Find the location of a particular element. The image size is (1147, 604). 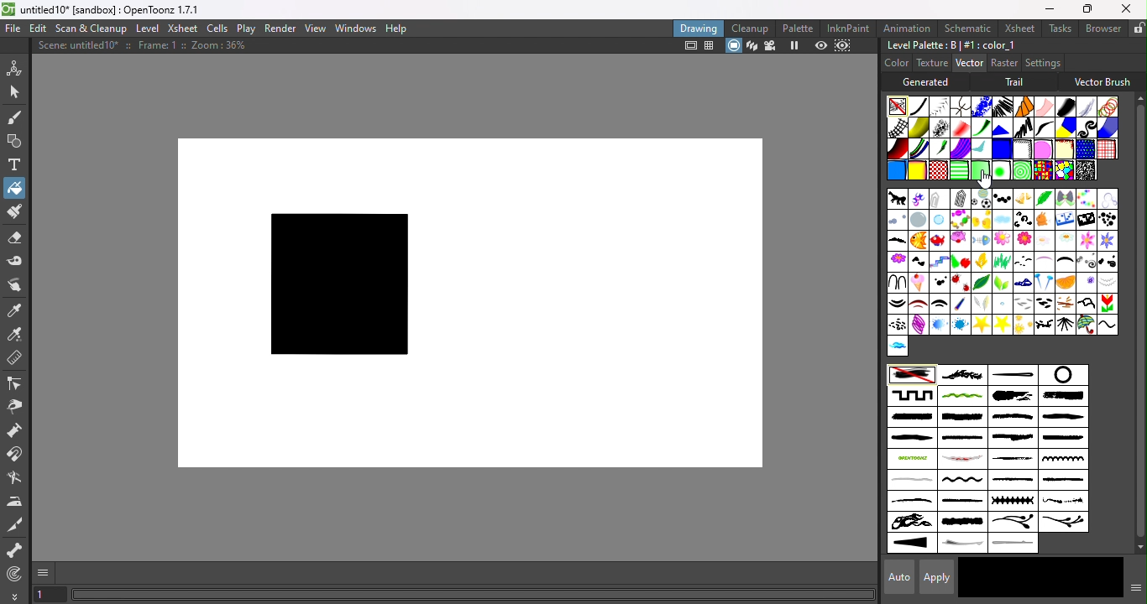

black rectangle is located at coordinates (335, 287).